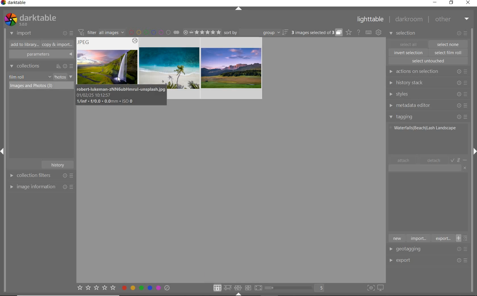 This screenshot has height=296, width=477. What do you see at coordinates (463, 33) in the screenshot?
I see `modify selected images or presets & preferences` at bounding box center [463, 33].